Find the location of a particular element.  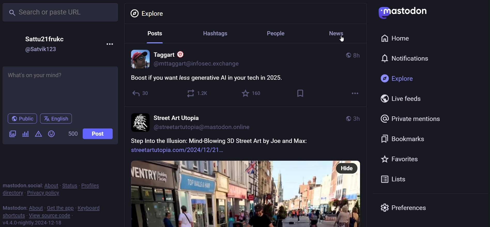

privacy policy is located at coordinates (42, 193).